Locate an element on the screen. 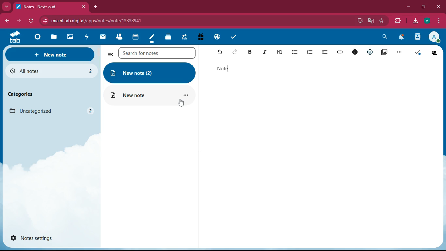 This screenshot has width=446, height=251. more is located at coordinates (109, 54).